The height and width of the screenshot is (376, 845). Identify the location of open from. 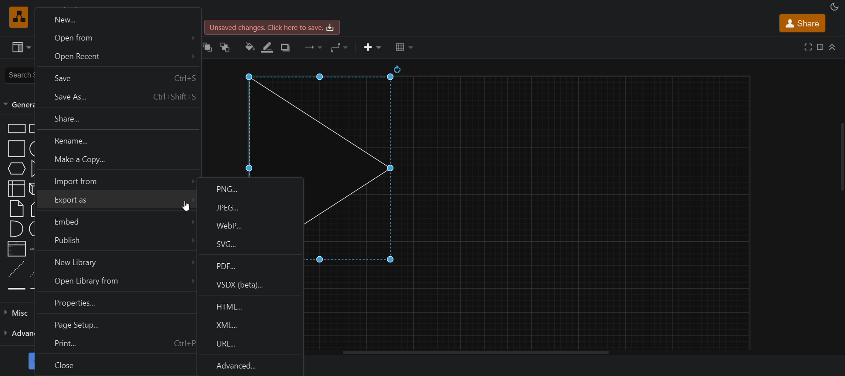
(117, 37).